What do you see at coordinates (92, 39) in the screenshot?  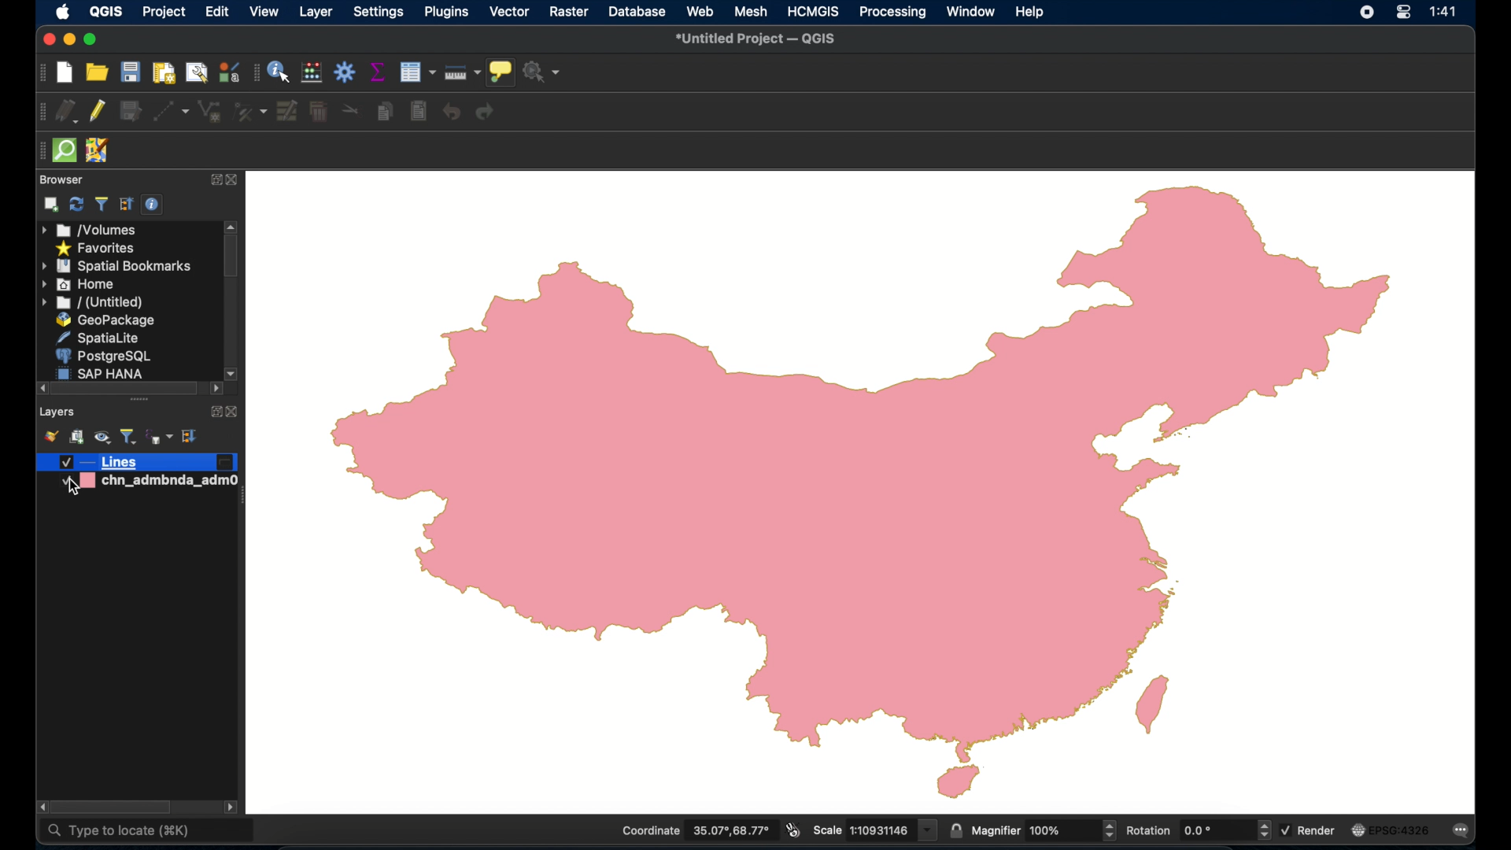 I see `maximize` at bounding box center [92, 39].